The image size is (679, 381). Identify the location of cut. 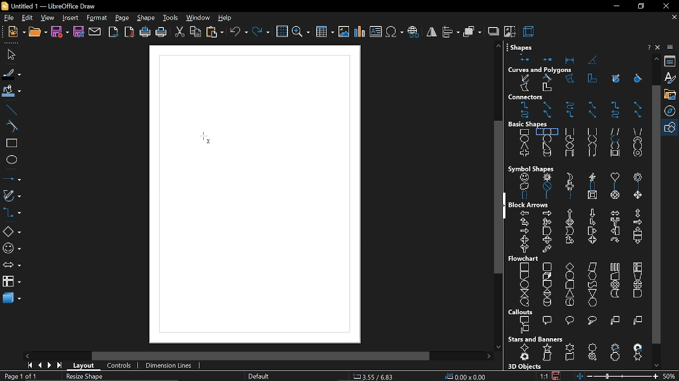
(180, 33).